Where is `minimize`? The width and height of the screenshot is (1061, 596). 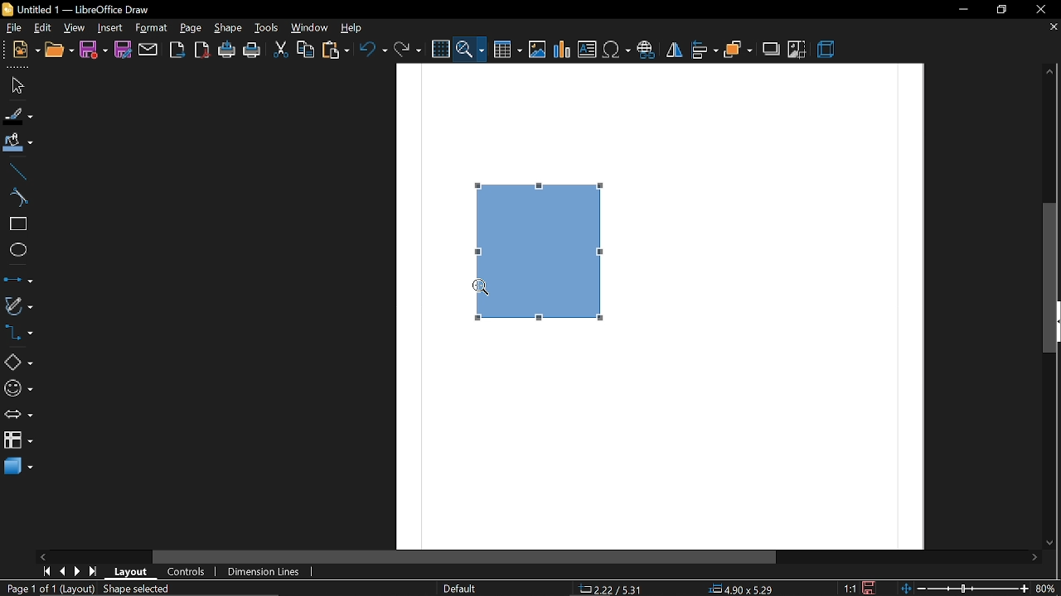
minimize is located at coordinates (962, 11).